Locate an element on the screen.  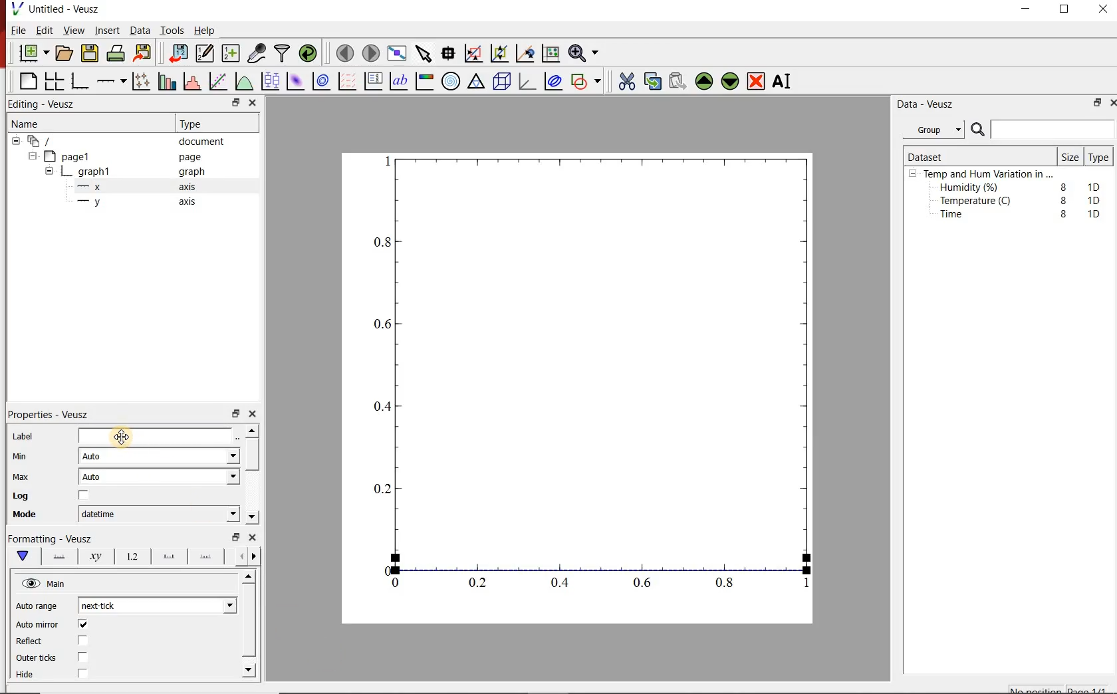
hide sub menu is located at coordinates (15, 143).